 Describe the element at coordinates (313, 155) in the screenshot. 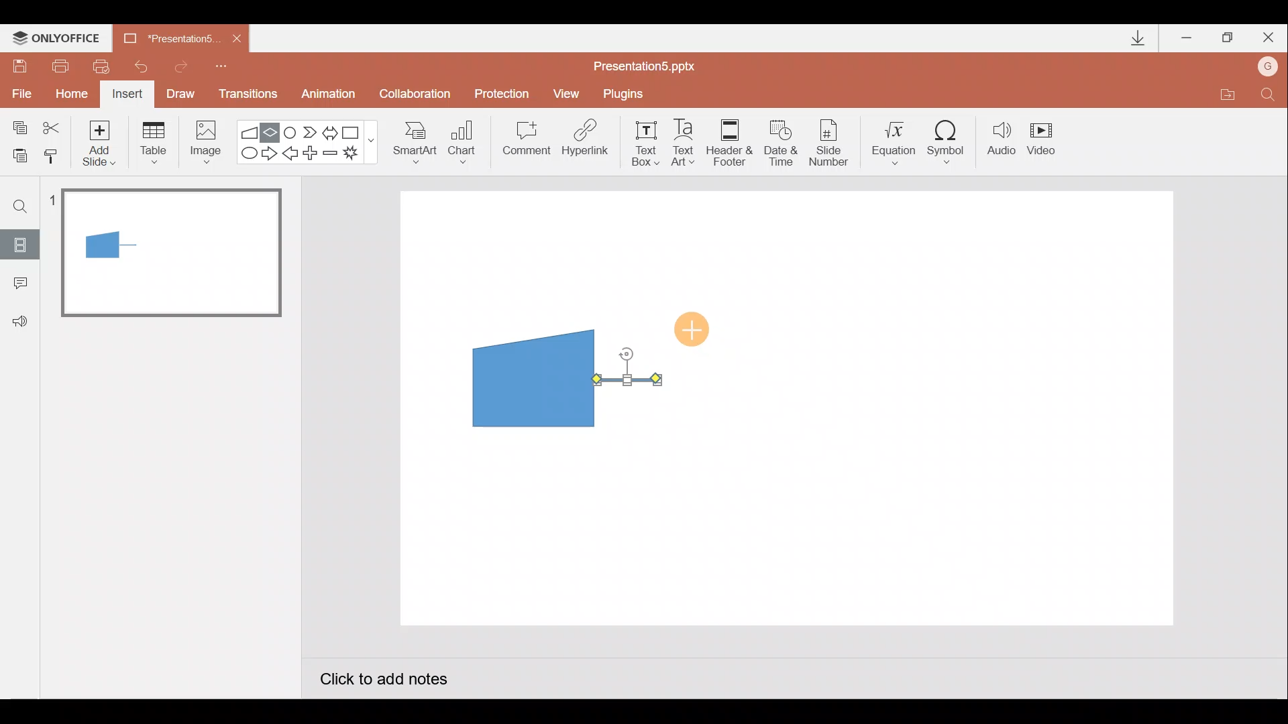

I see `Plus` at that location.